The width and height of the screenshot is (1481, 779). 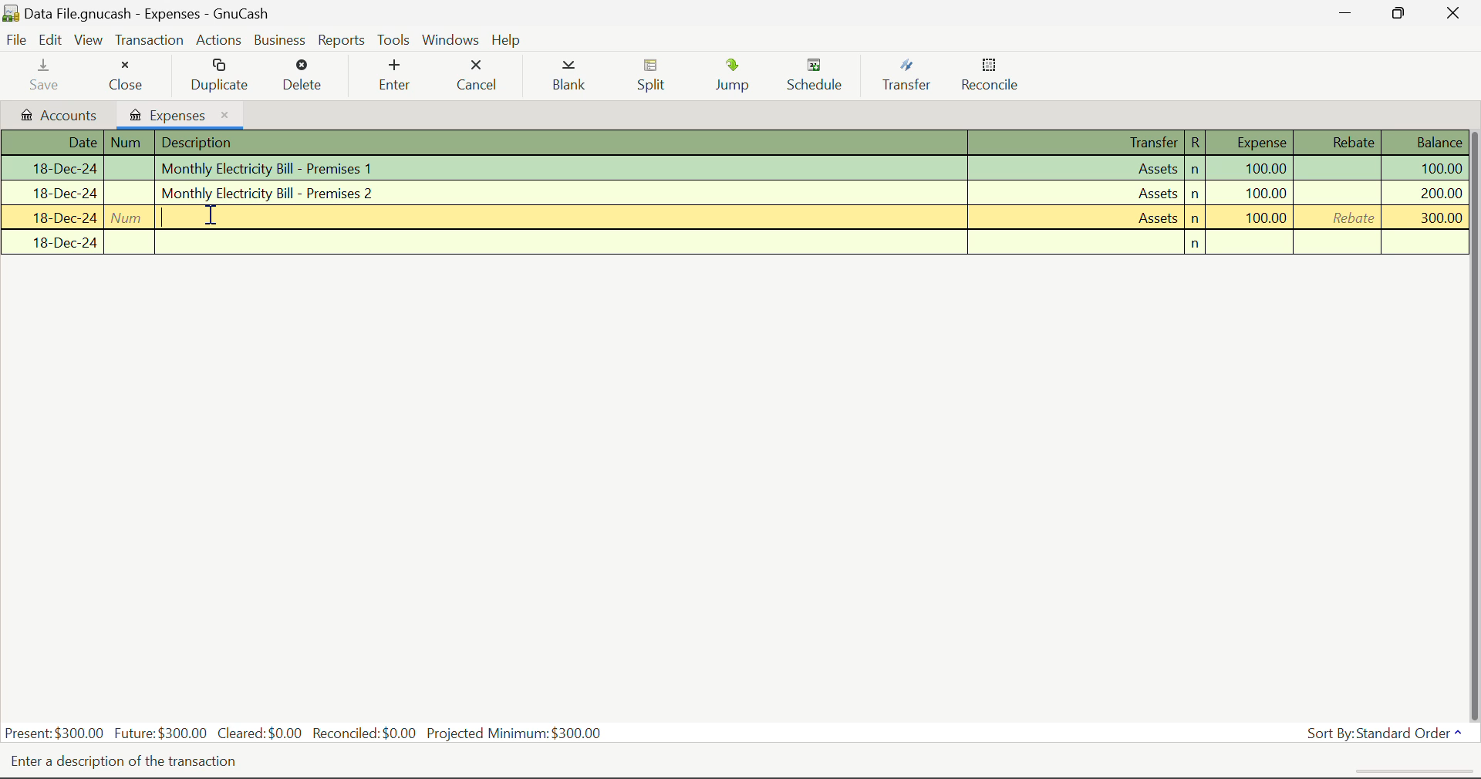 What do you see at coordinates (740, 78) in the screenshot?
I see `Jump ` at bounding box center [740, 78].